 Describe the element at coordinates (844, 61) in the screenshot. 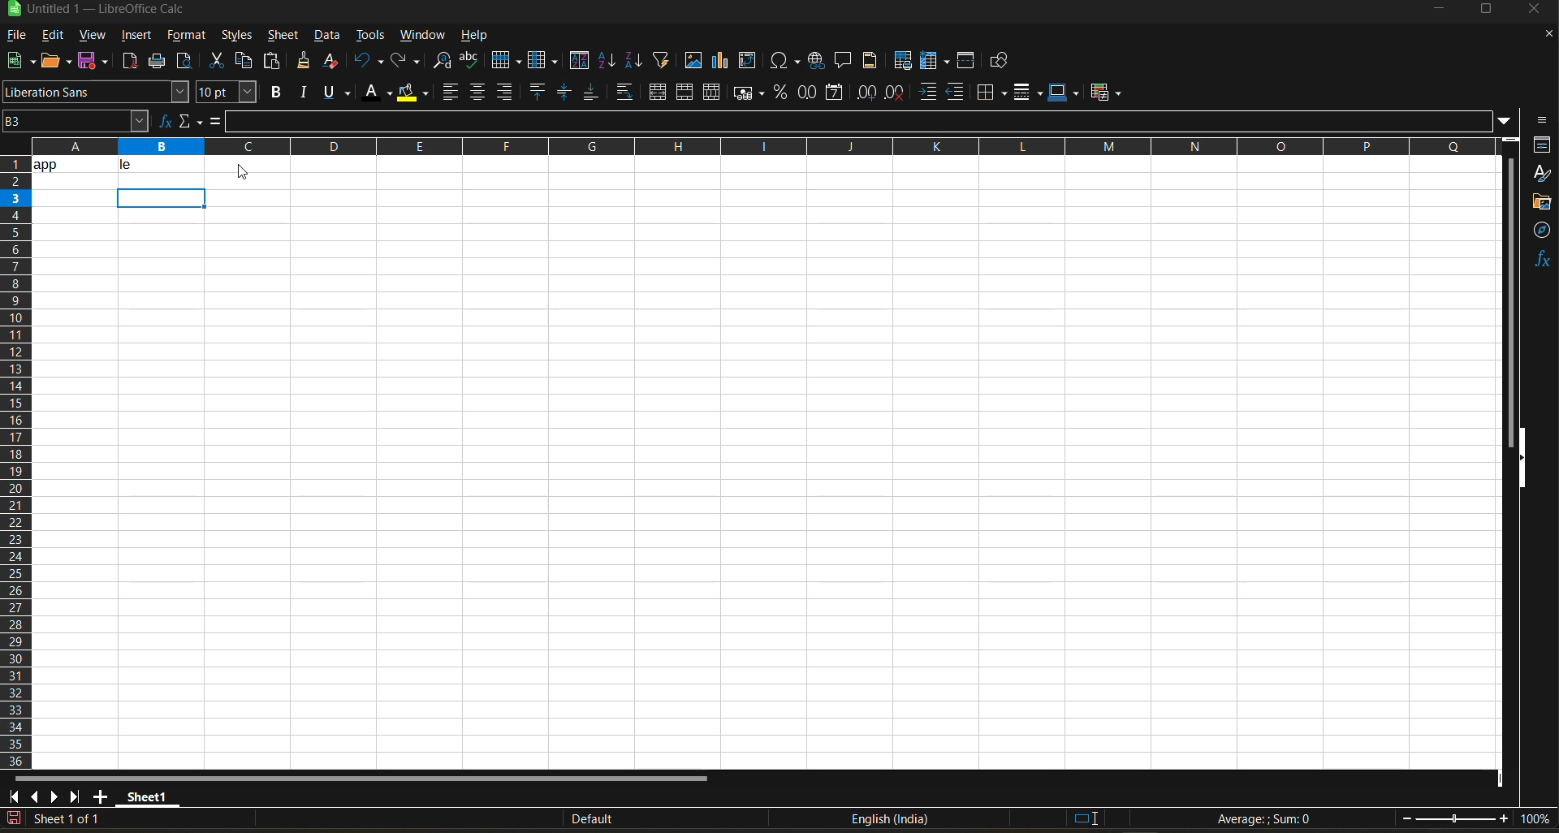

I see `insert comment` at that location.